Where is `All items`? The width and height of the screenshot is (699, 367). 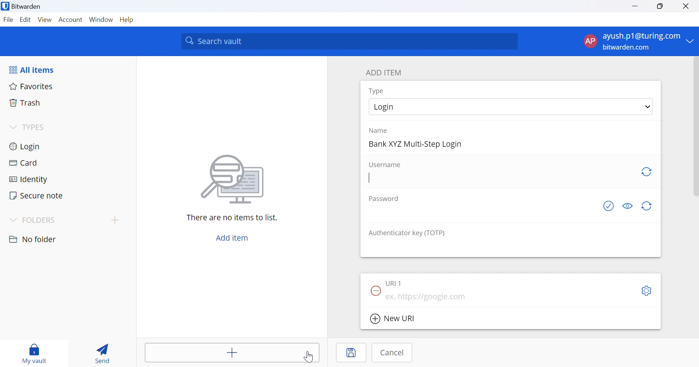
All items is located at coordinates (33, 69).